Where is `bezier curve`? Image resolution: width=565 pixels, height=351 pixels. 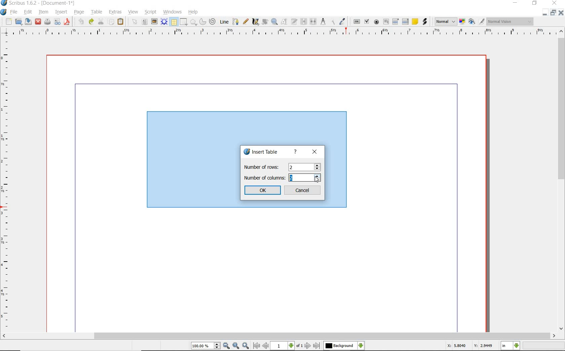 bezier curve is located at coordinates (235, 22).